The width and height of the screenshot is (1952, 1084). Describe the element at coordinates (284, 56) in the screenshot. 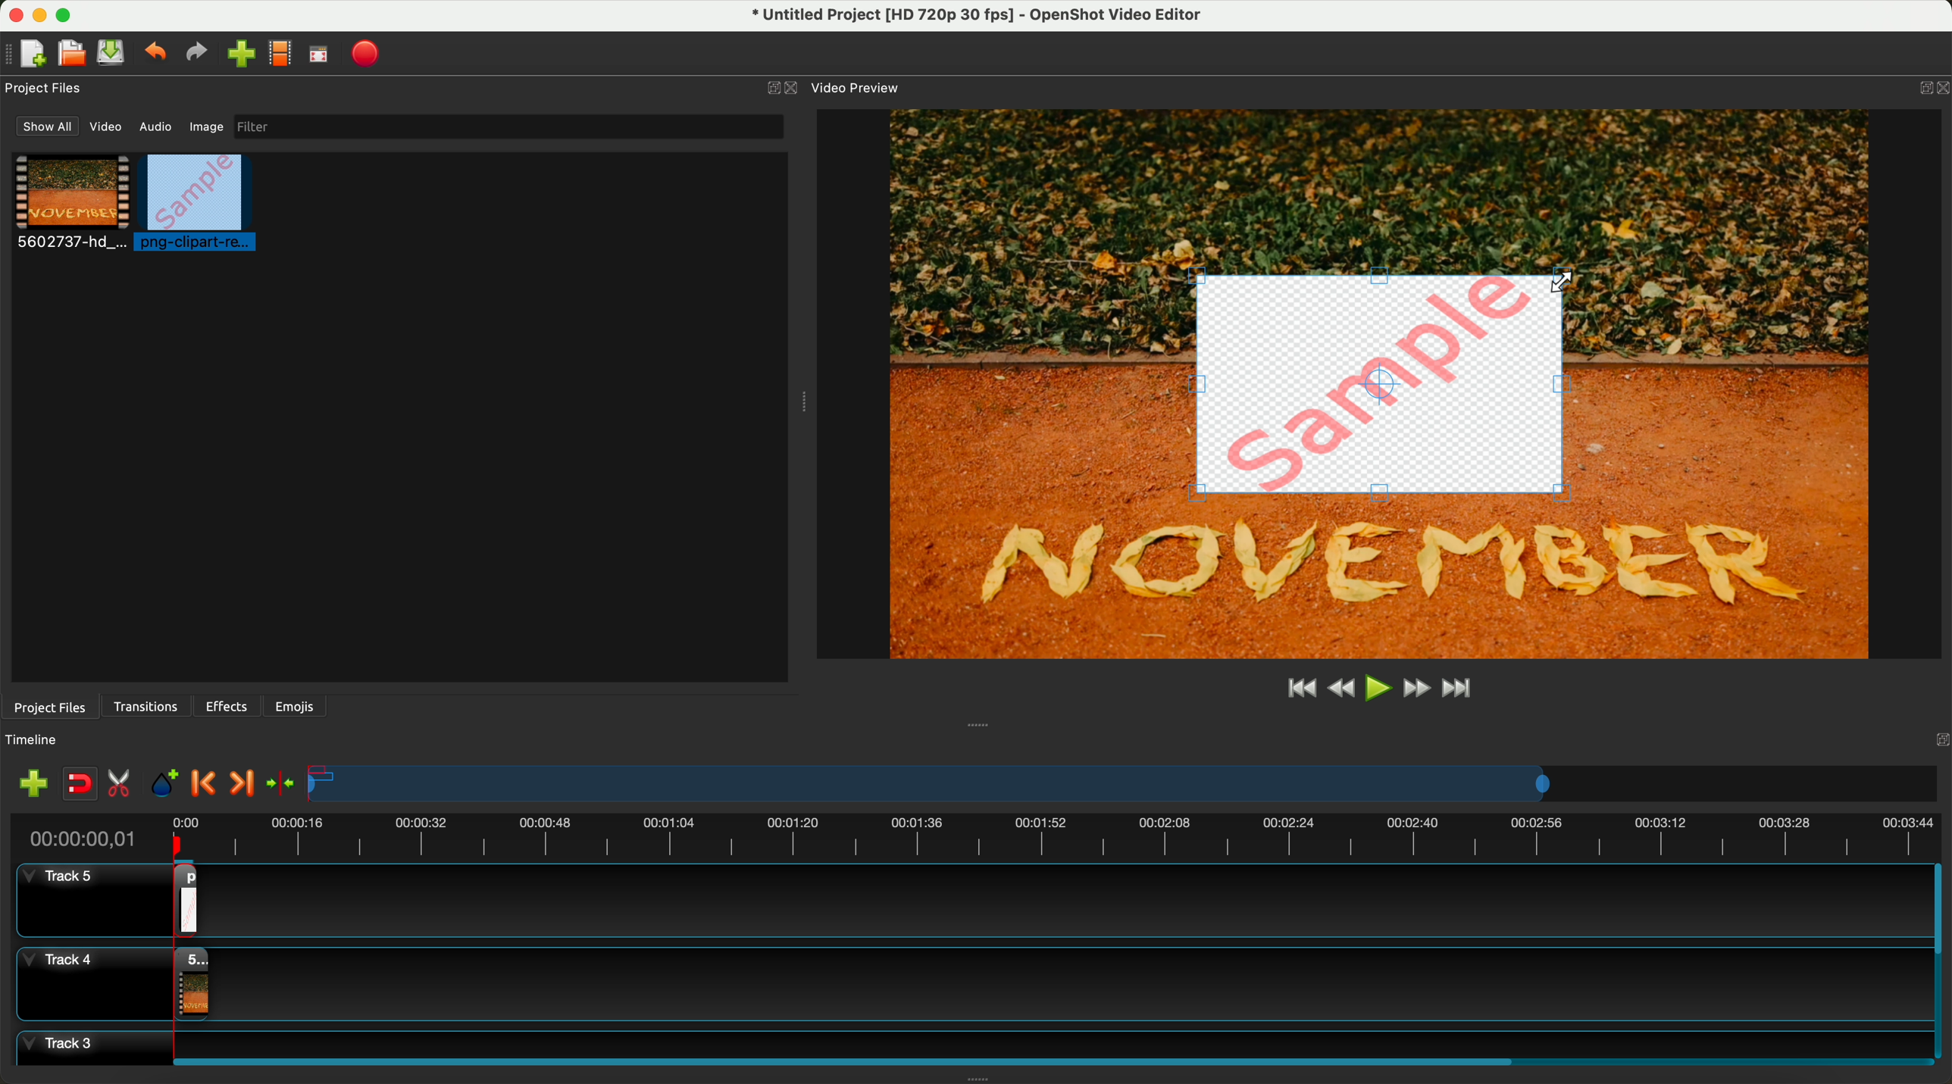

I see `choose profile` at that location.